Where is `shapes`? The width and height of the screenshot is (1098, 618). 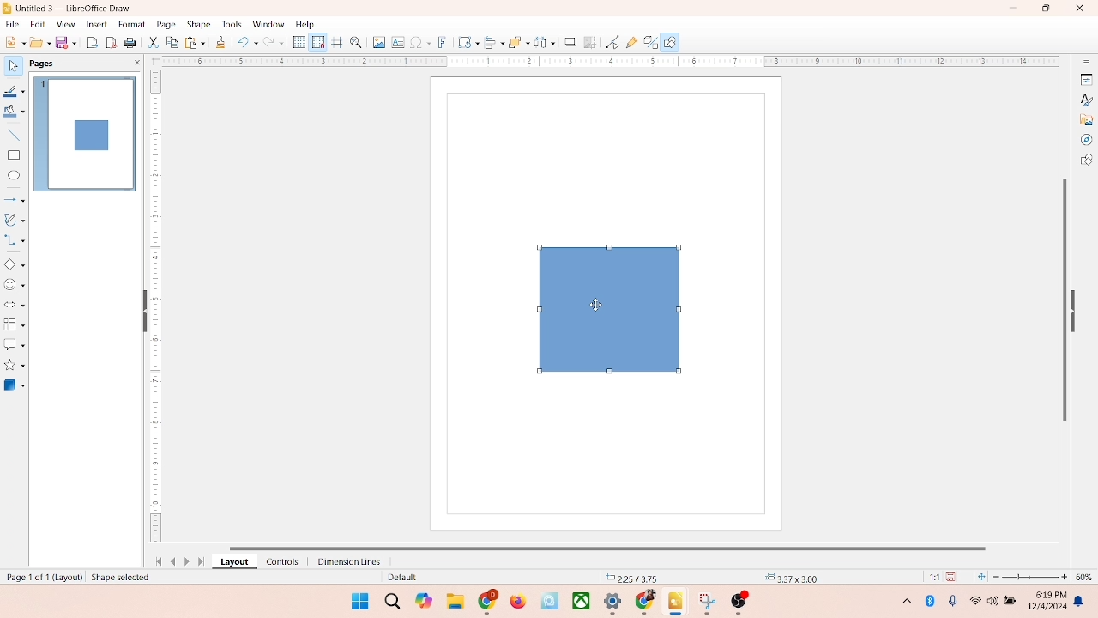
shapes is located at coordinates (606, 308).